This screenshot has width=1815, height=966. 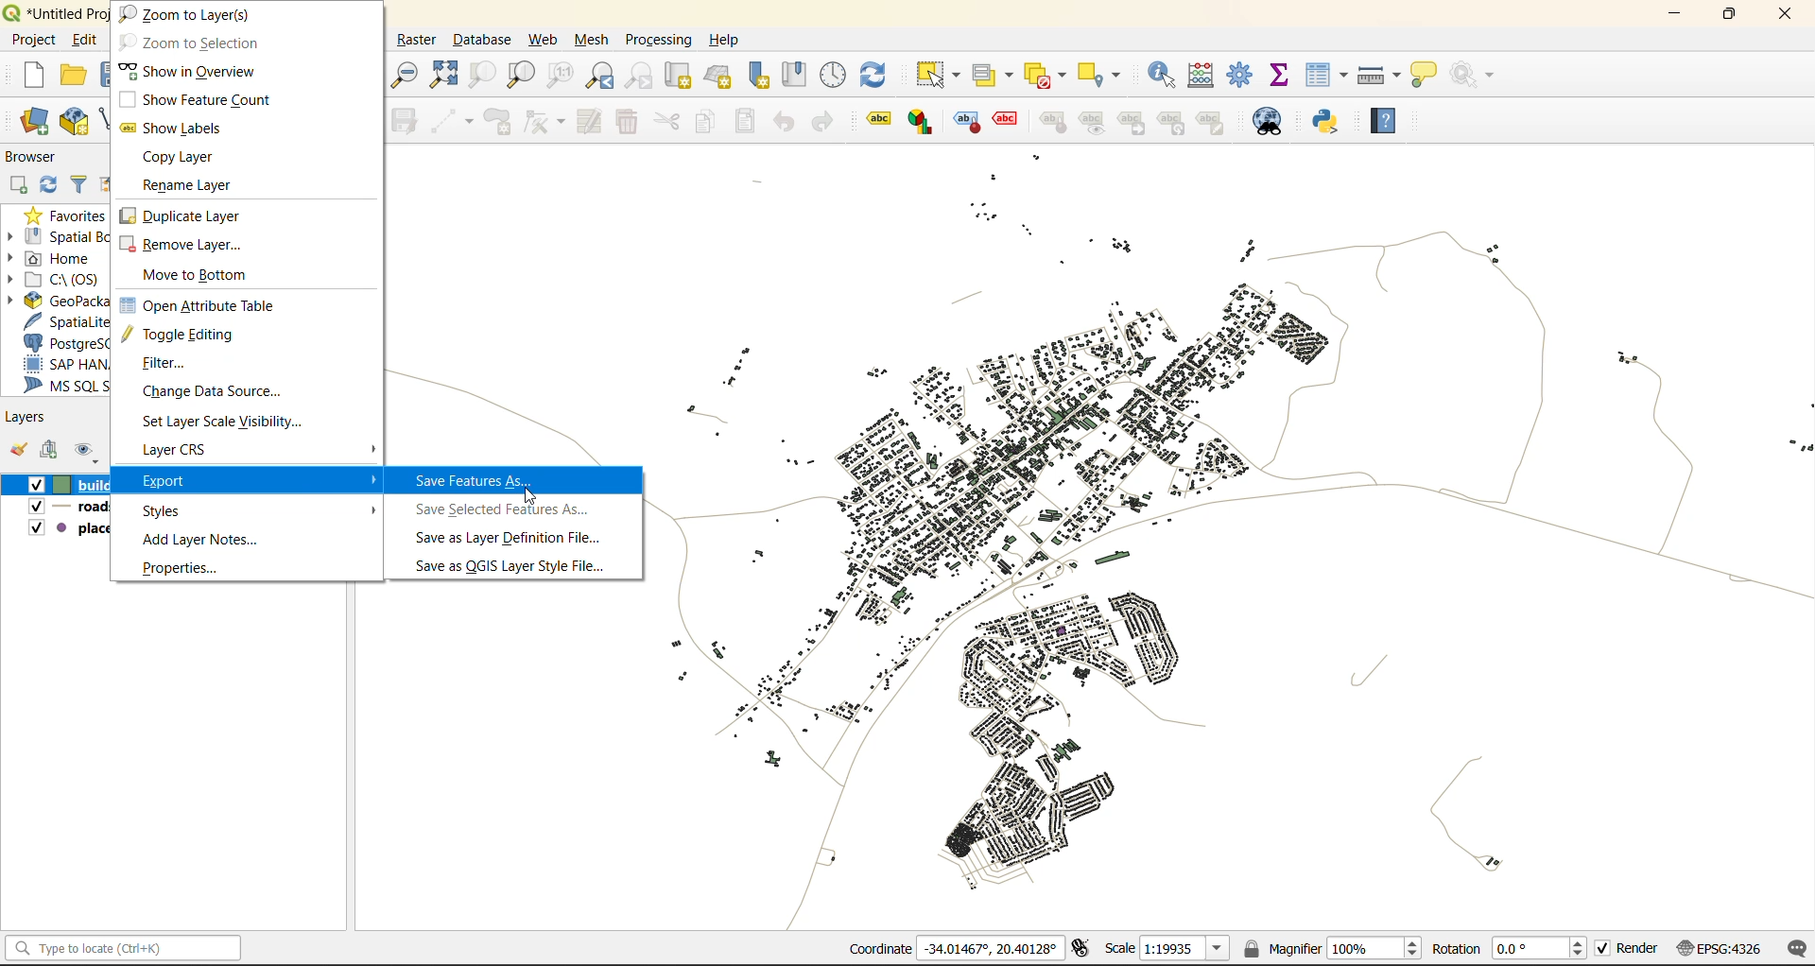 What do you see at coordinates (1785, 15) in the screenshot?
I see `close` at bounding box center [1785, 15].